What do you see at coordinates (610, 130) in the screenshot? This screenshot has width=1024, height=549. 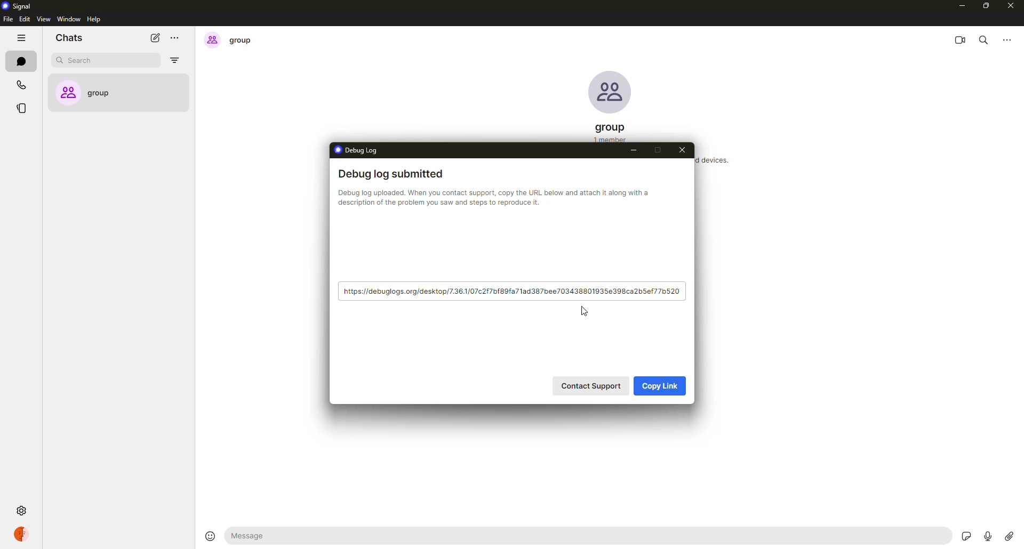 I see `group` at bounding box center [610, 130].